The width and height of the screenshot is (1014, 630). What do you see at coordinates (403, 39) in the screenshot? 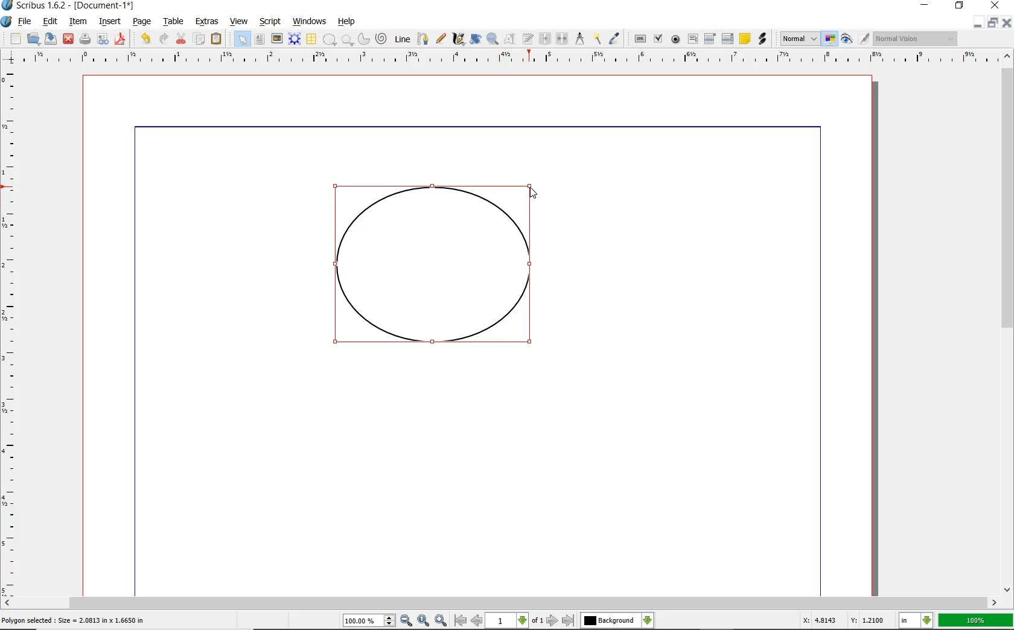
I see `LINE` at bounding box center [403, 39].